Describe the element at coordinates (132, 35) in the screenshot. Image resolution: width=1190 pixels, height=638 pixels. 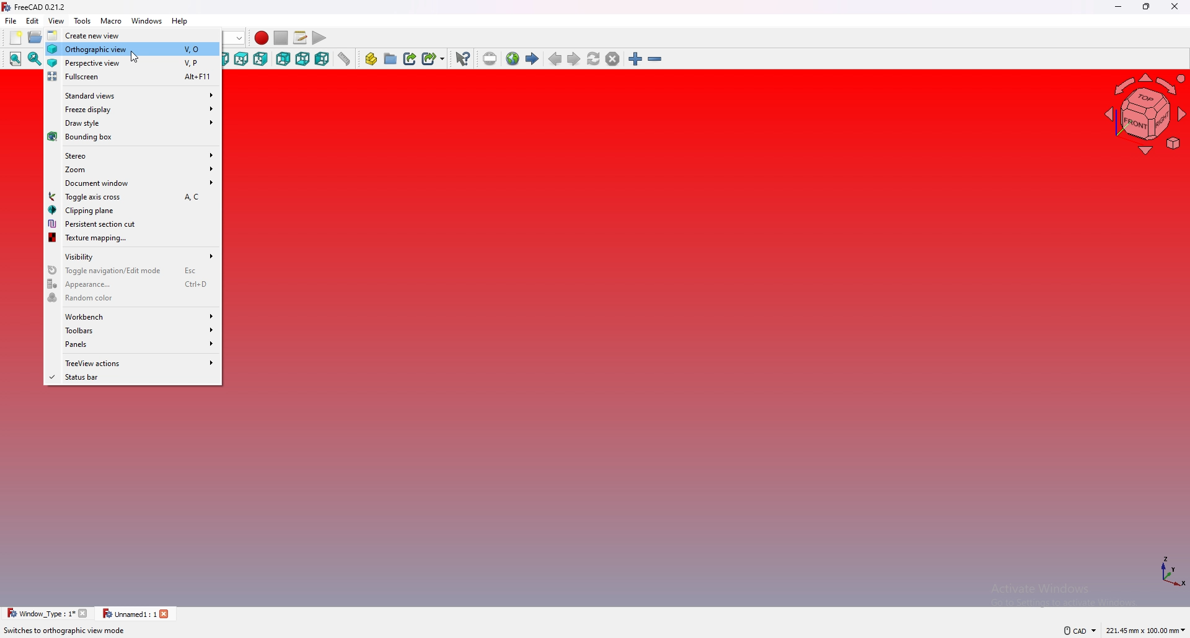
I see `create new view` at that location.